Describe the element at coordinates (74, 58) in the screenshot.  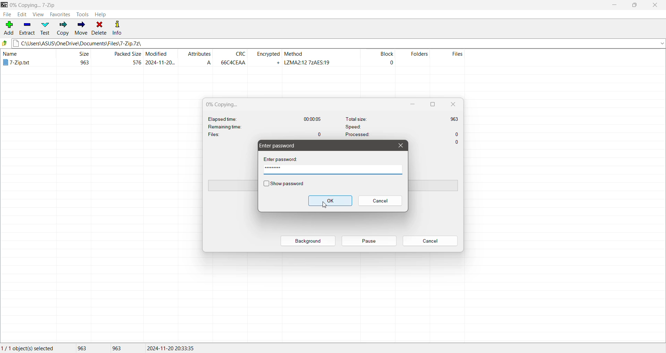
I see `File Size` at that location.